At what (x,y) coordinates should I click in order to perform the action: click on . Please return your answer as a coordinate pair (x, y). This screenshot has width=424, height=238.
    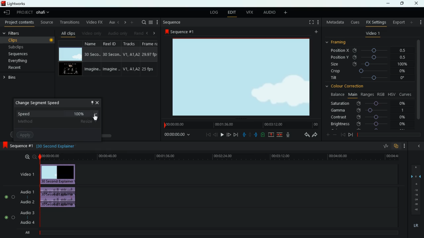
    Looking at the image, I should click on (369, 78).